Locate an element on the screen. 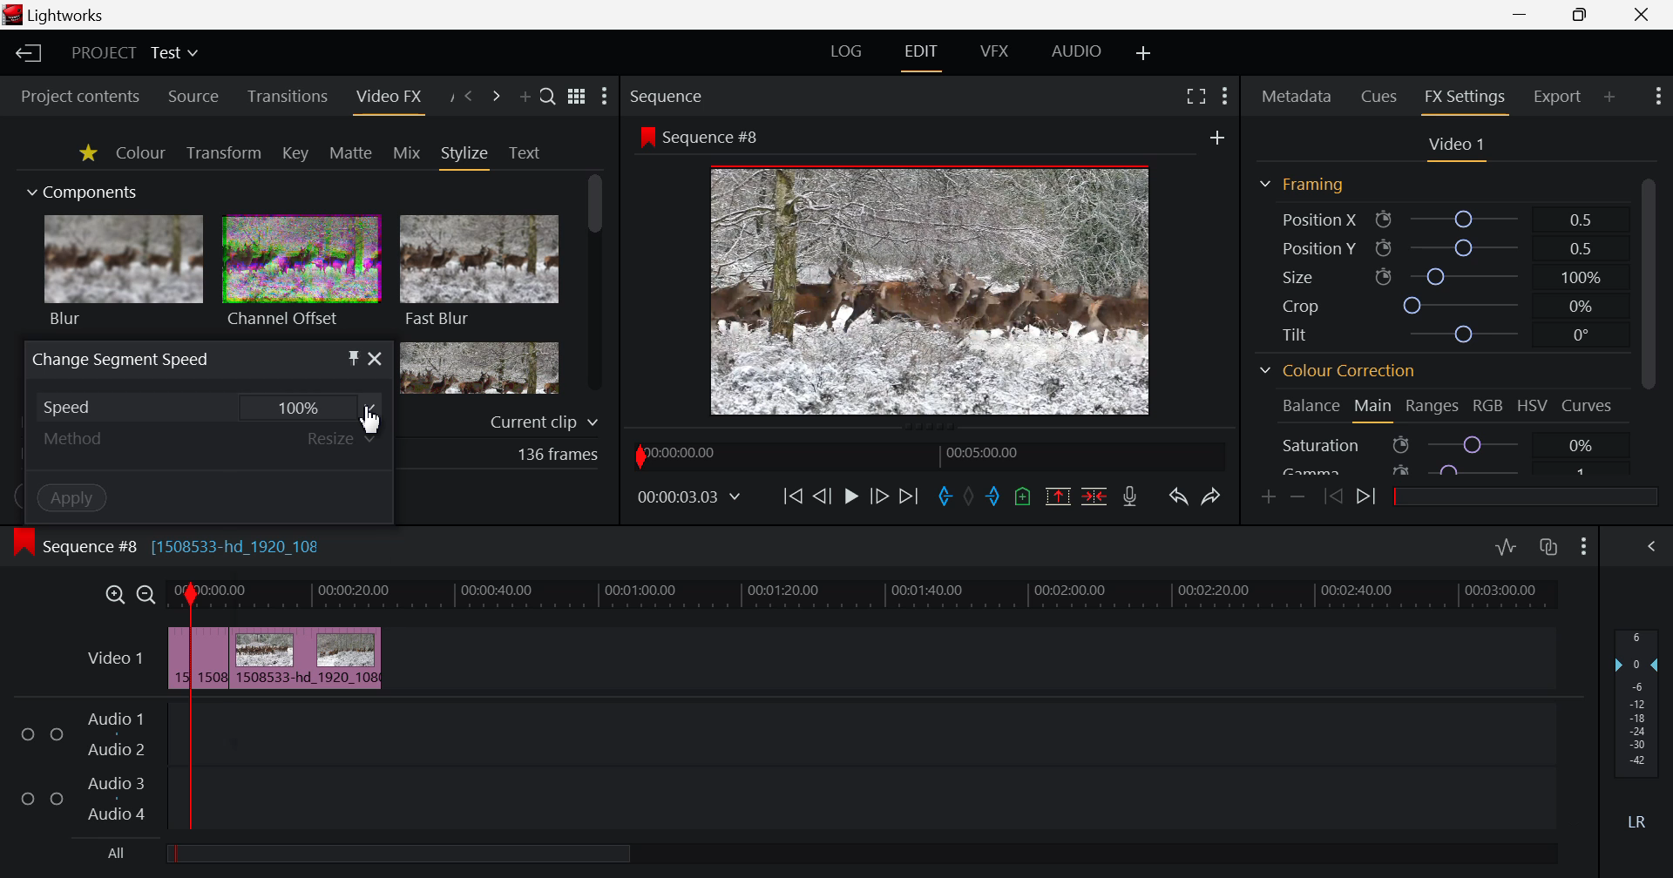 The height and width of the screenshot is (878, 1673). Curves is located at coordinates (1588, 405).